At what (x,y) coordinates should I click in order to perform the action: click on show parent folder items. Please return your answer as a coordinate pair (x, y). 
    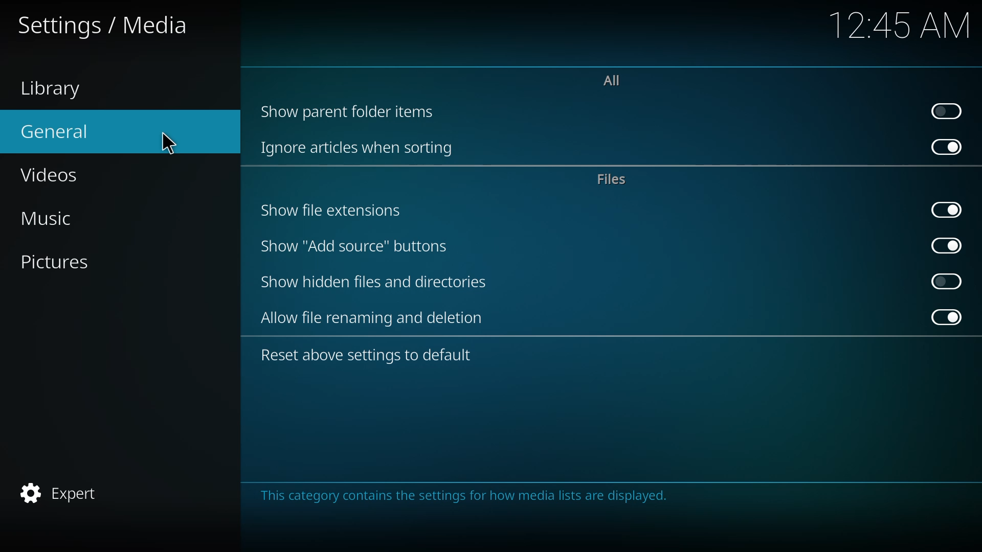
    Looking at the image, I should click on (353, 110).